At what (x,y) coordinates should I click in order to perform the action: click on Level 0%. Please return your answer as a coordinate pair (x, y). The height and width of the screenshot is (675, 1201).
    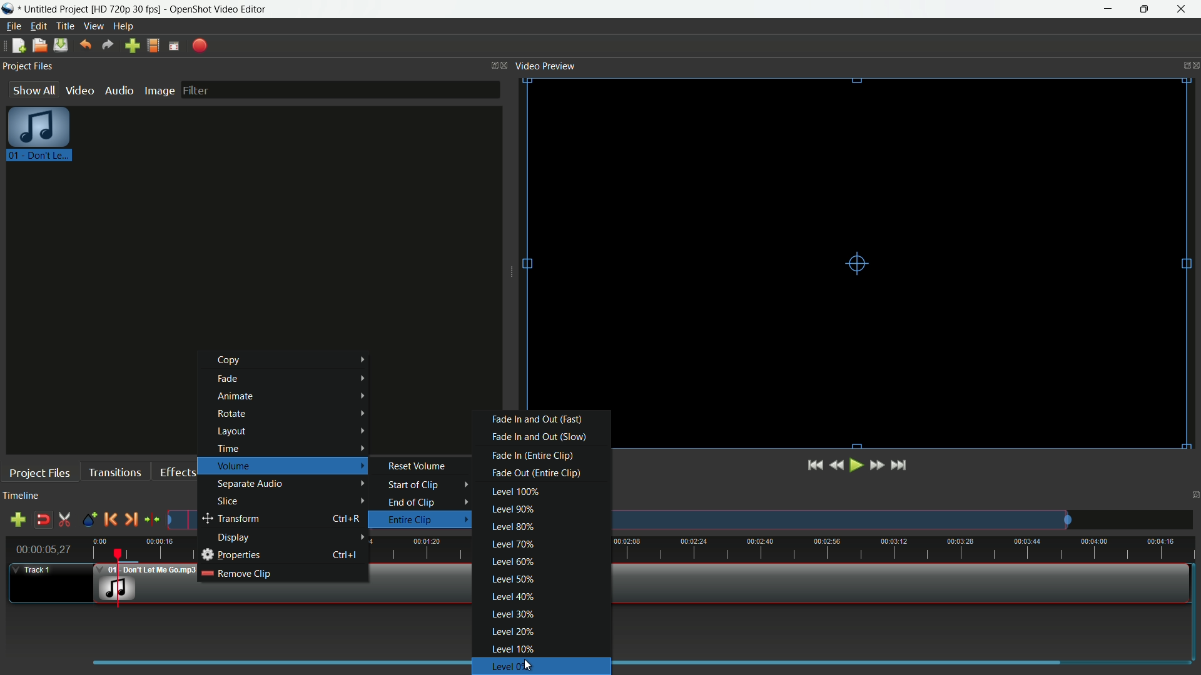
    Looking at the image, I should click on (526, 667).